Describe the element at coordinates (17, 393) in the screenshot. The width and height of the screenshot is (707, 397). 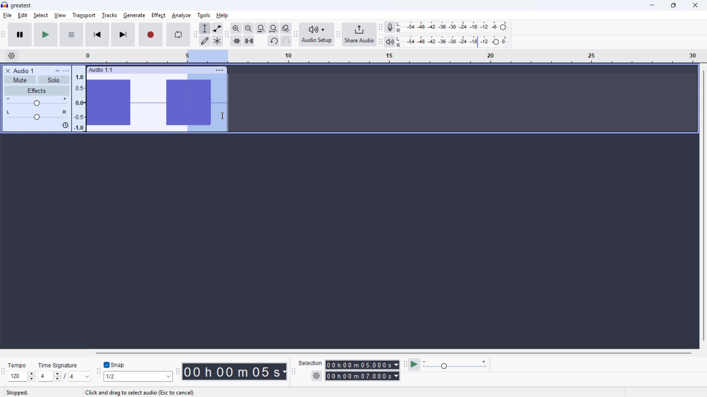
I see `stopped` at that location.